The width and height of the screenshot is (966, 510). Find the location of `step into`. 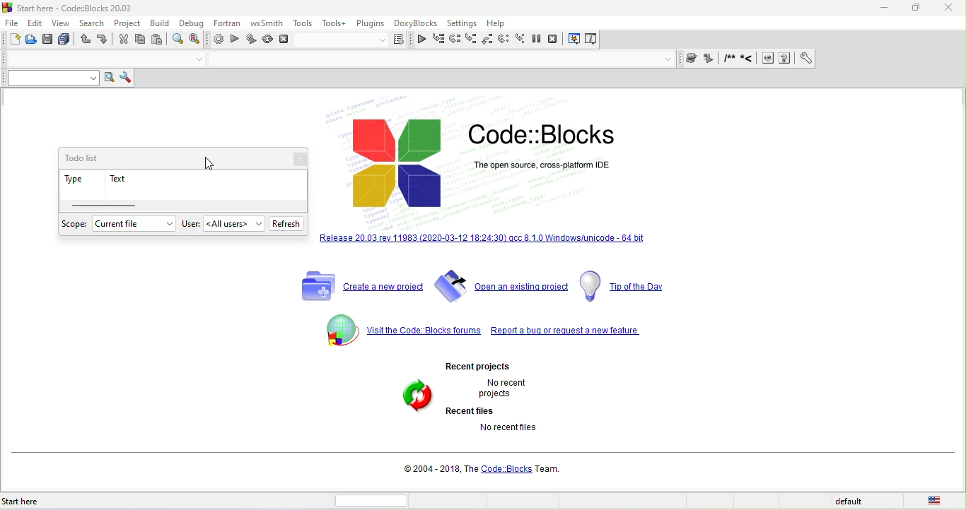

step into is located at coordinates (471, 40).